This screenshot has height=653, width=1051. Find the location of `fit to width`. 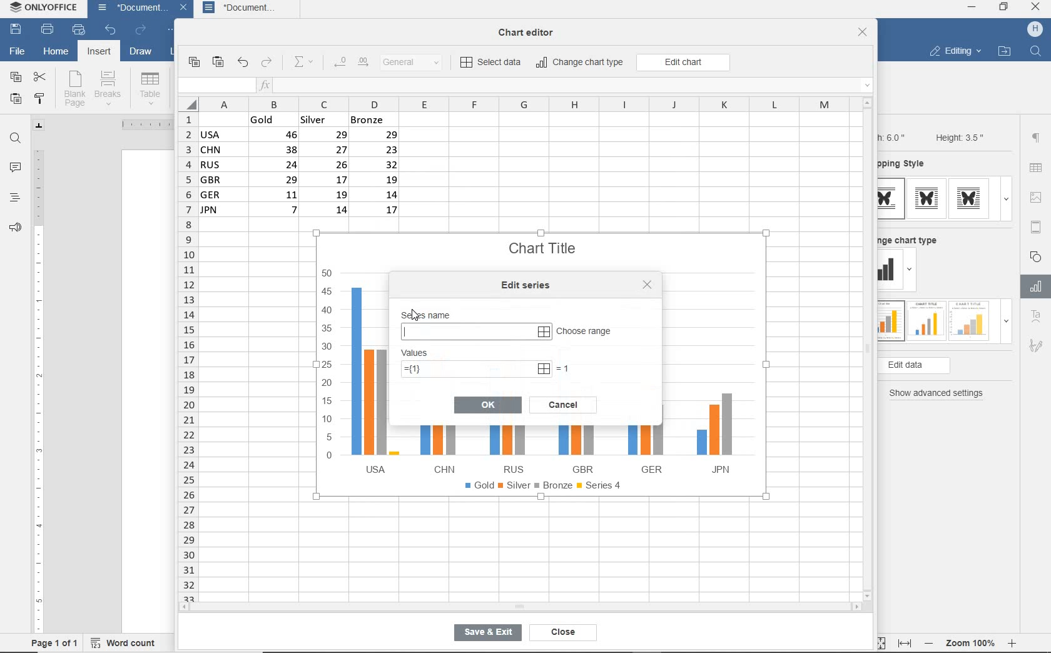

fit to width is located at coordinates (904, 643).